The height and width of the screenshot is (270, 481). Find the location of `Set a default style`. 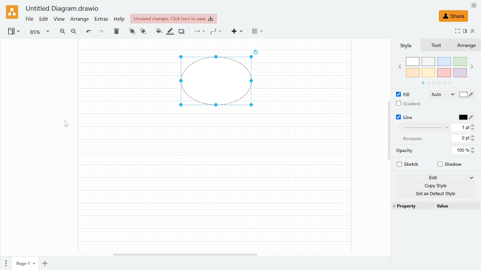

Set a default style is located at coordinates (437, 193).